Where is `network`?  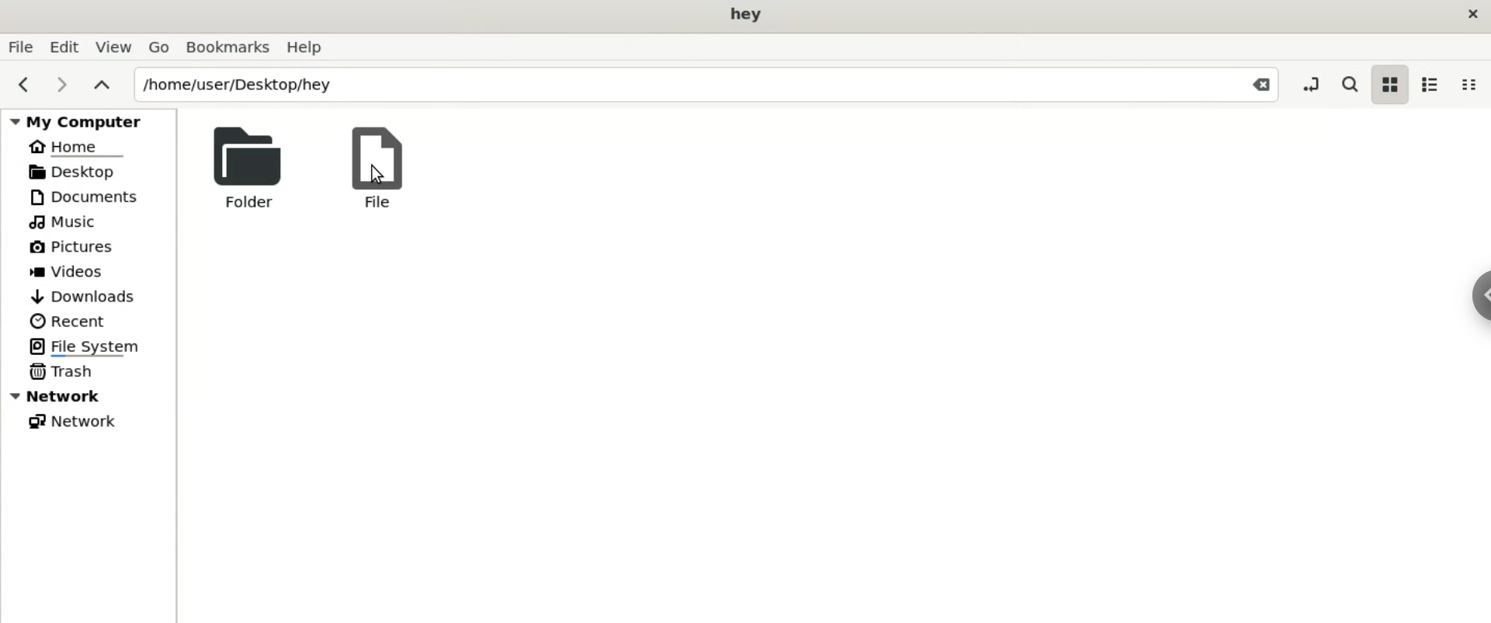 network is located at coordinates (71, 422).